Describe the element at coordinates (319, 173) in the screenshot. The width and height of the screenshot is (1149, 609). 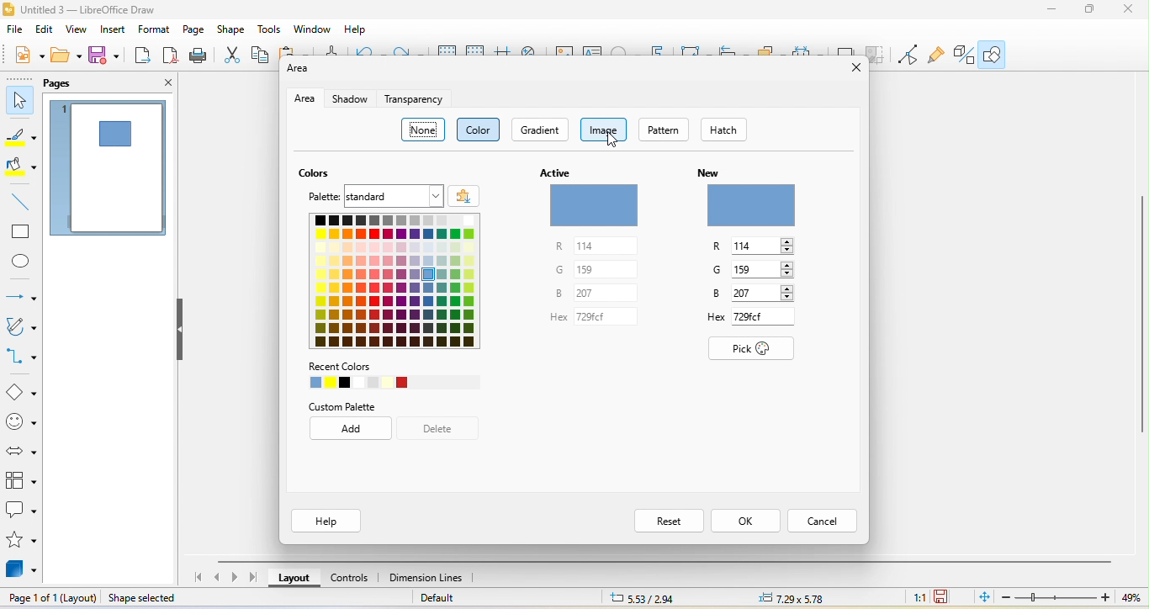
I see `colors` at that location.